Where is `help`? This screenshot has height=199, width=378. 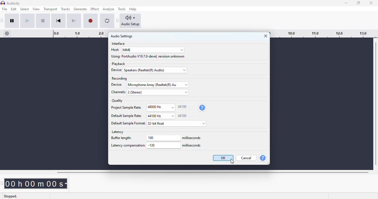
help is located at coordinates (263, 158).